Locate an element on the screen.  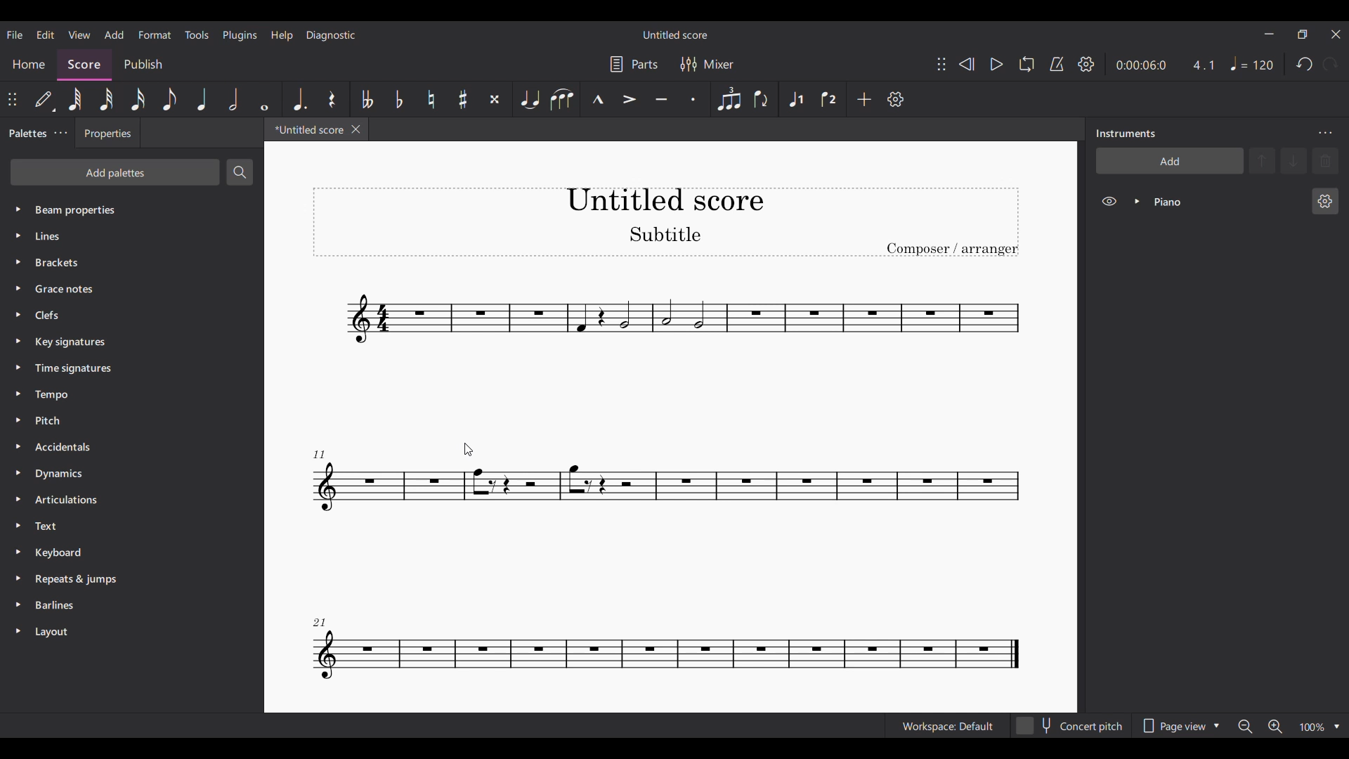
Current duration and ratio is located at coordinates (1165, 65).